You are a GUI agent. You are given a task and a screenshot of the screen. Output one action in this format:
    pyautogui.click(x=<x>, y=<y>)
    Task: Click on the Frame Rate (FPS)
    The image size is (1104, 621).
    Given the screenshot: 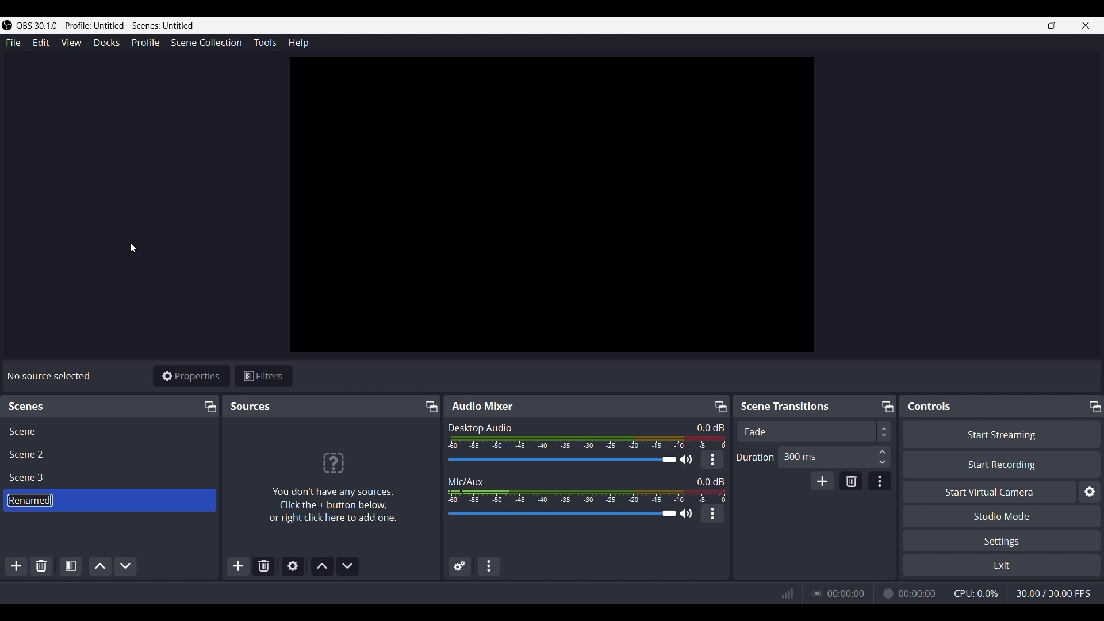 What is the action you would take?
    pyautogui.click(x=1053, y=593)
    